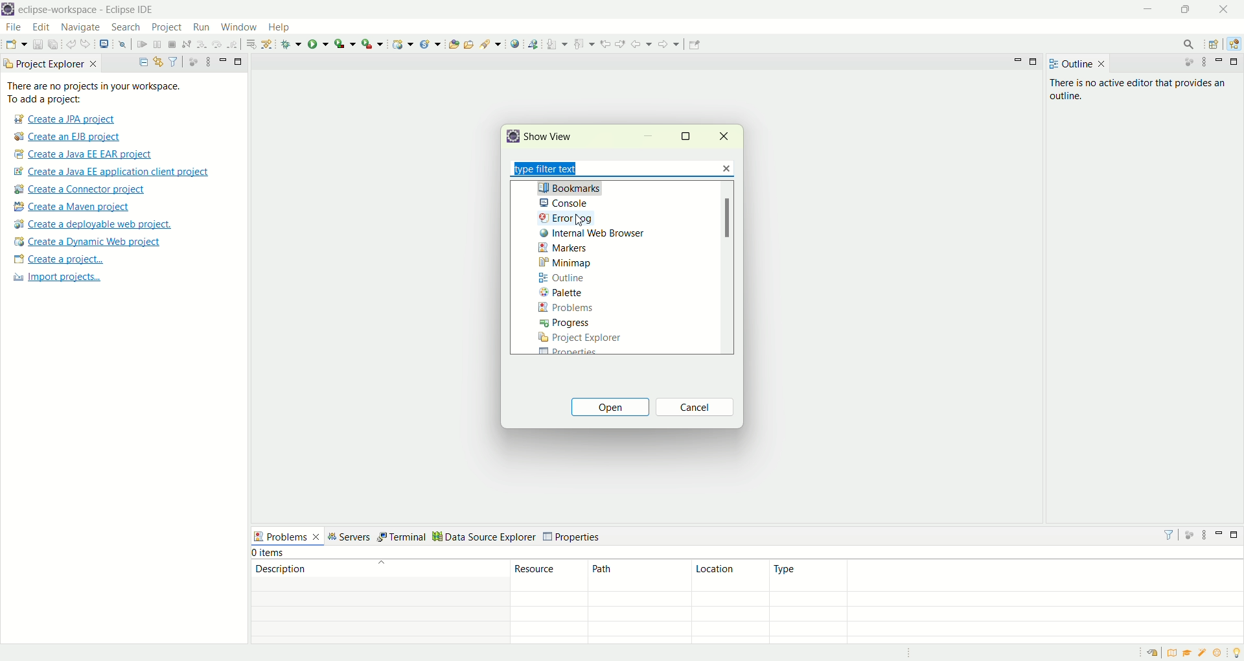  Describe the element at coordinates (111, 172) in the screenshot. I see `create a Java EE application client project` at that location.